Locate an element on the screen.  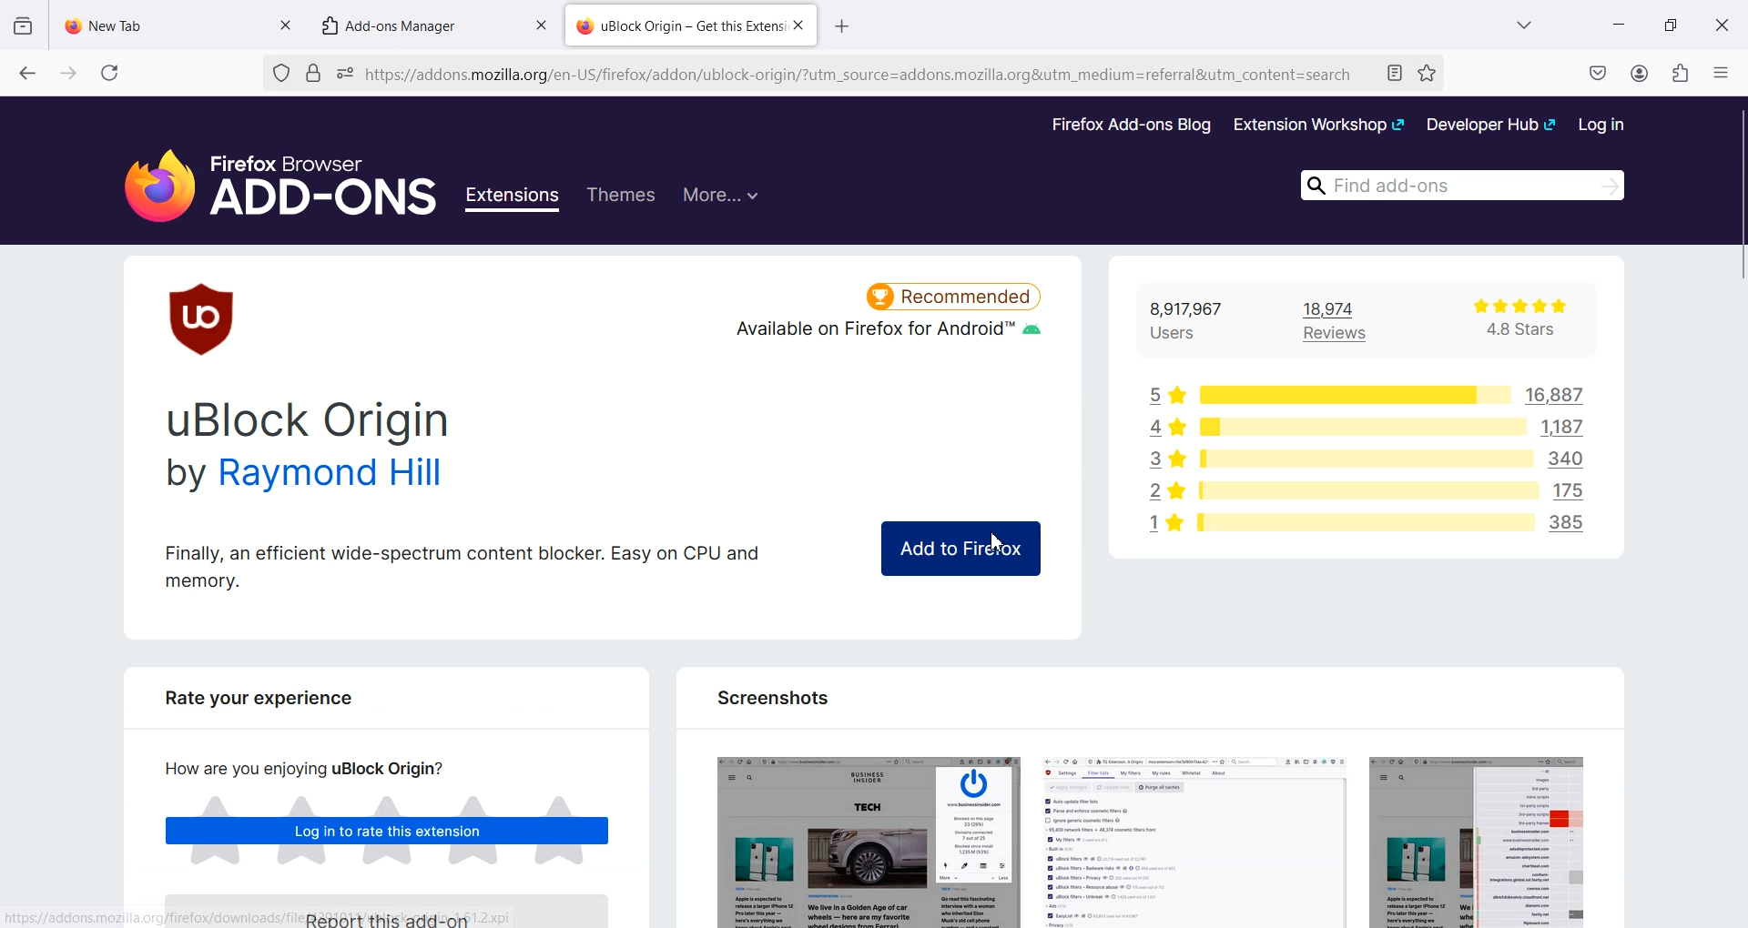
Open Application Menu is located at coordinates (1723, 68).